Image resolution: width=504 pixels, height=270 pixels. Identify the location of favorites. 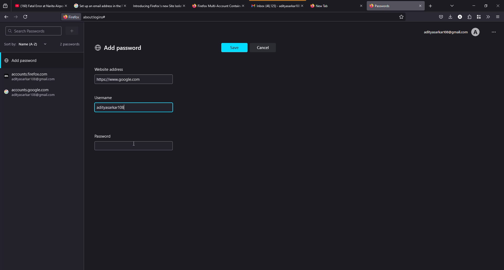
(401, 17).